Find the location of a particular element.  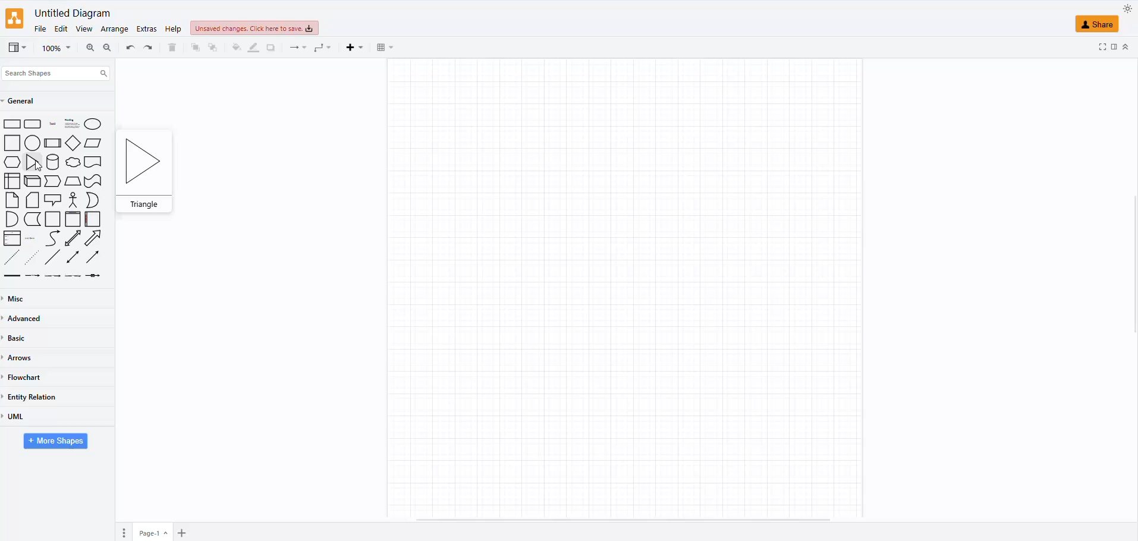

redo is located at coordinates (129, 47).